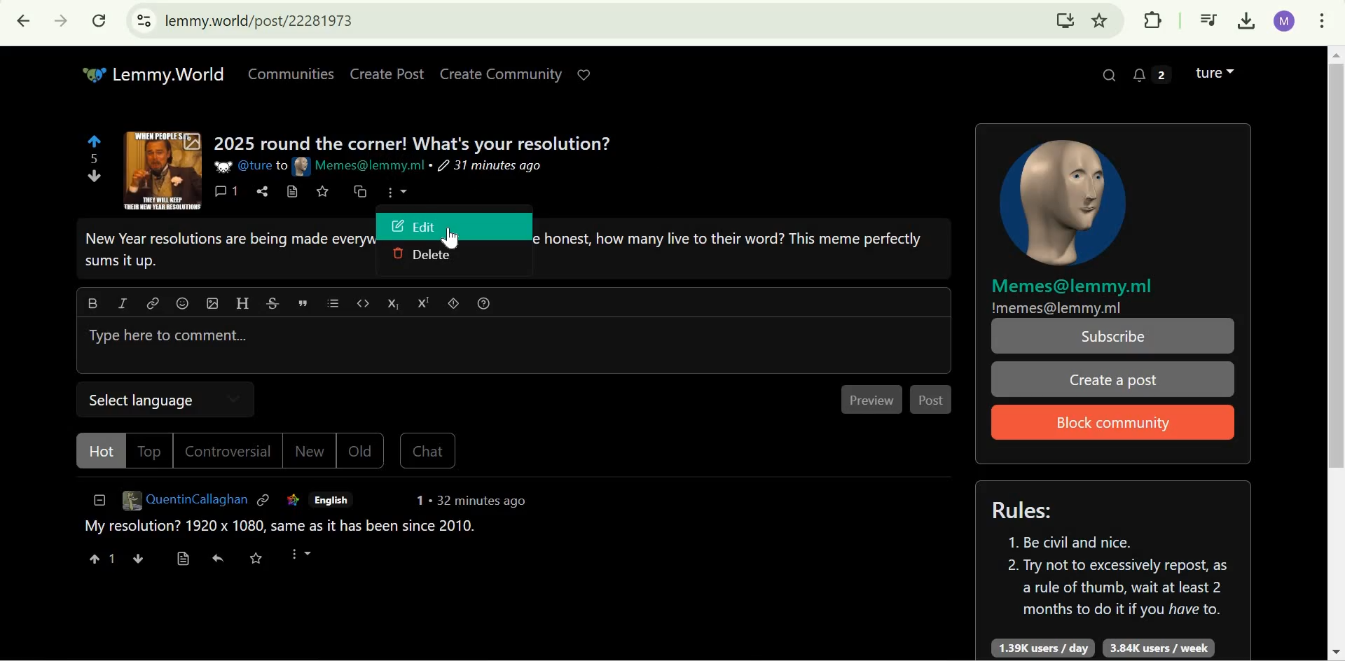 This screenshot has width=1345, height=661. I want to click on expand here, so click(163, 172).